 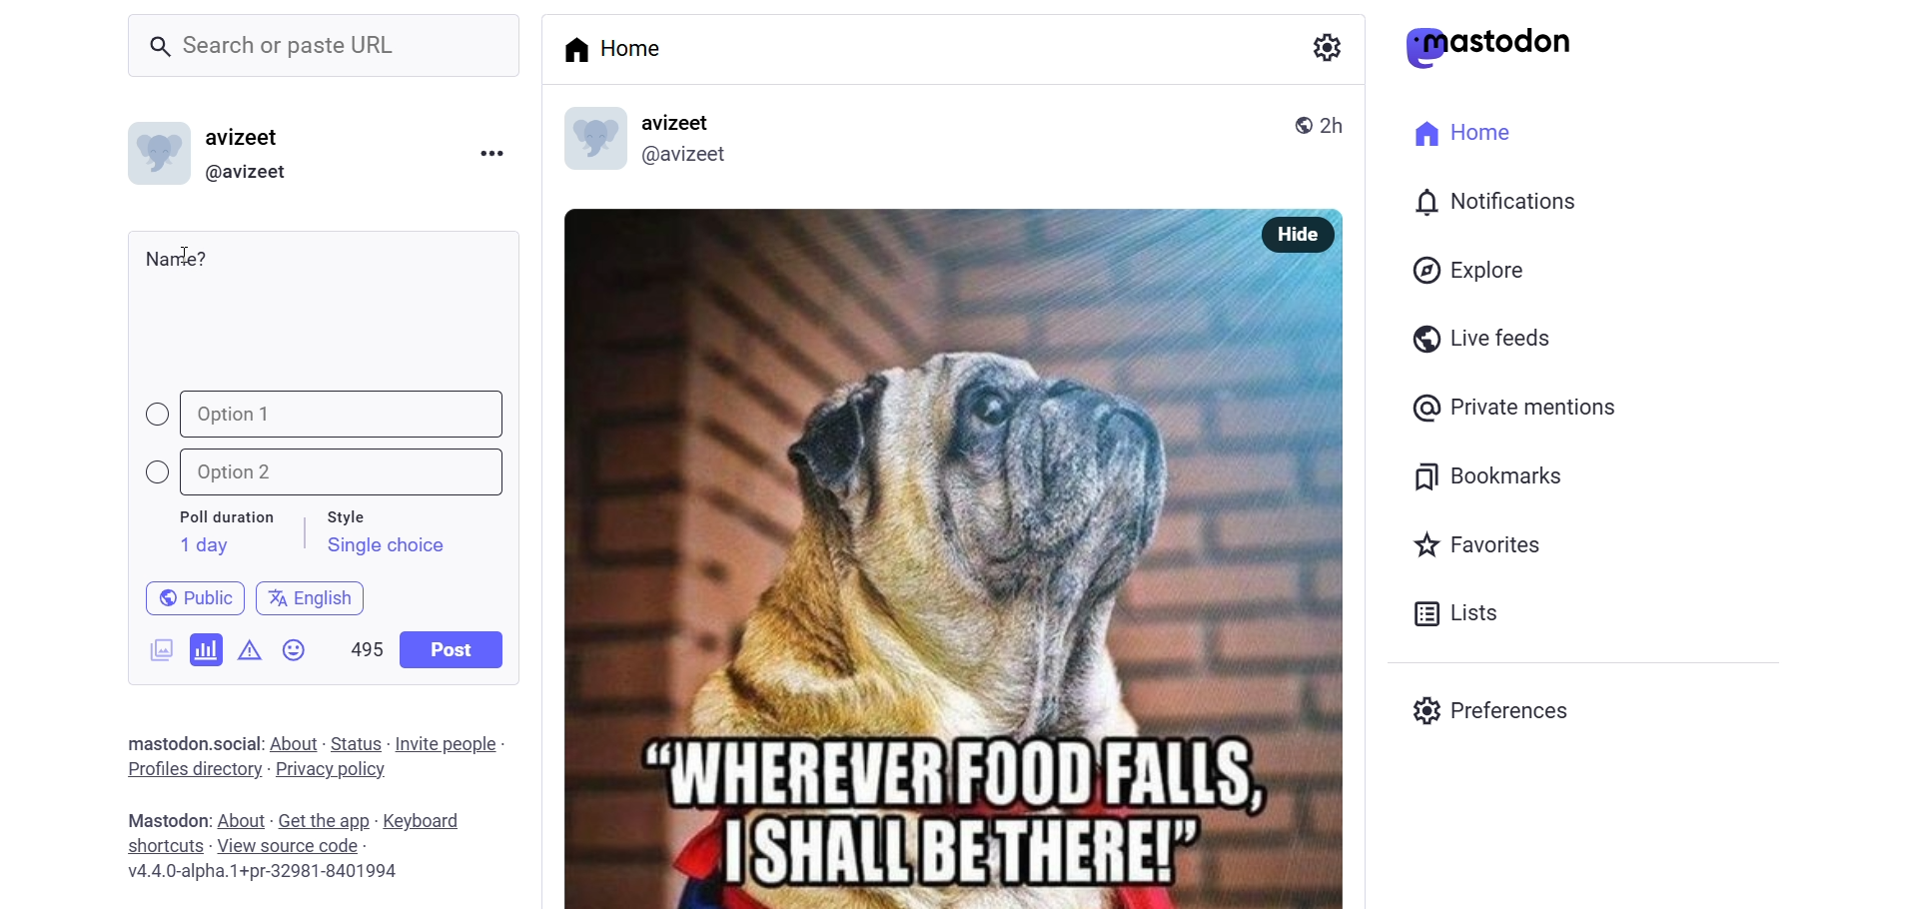 What do you see at coordinates (291, 846) in the screenshot?
I see `source code` at bounding box center [291, 846].